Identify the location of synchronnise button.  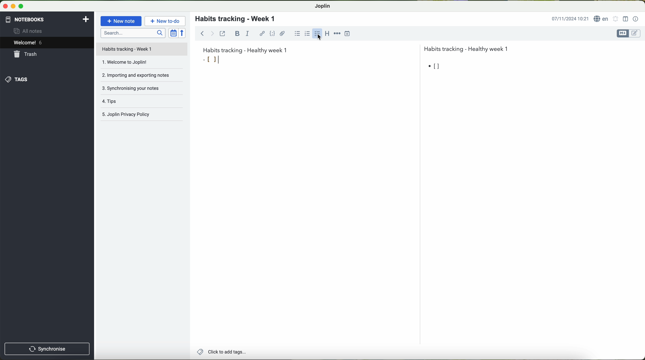
(46, 349).